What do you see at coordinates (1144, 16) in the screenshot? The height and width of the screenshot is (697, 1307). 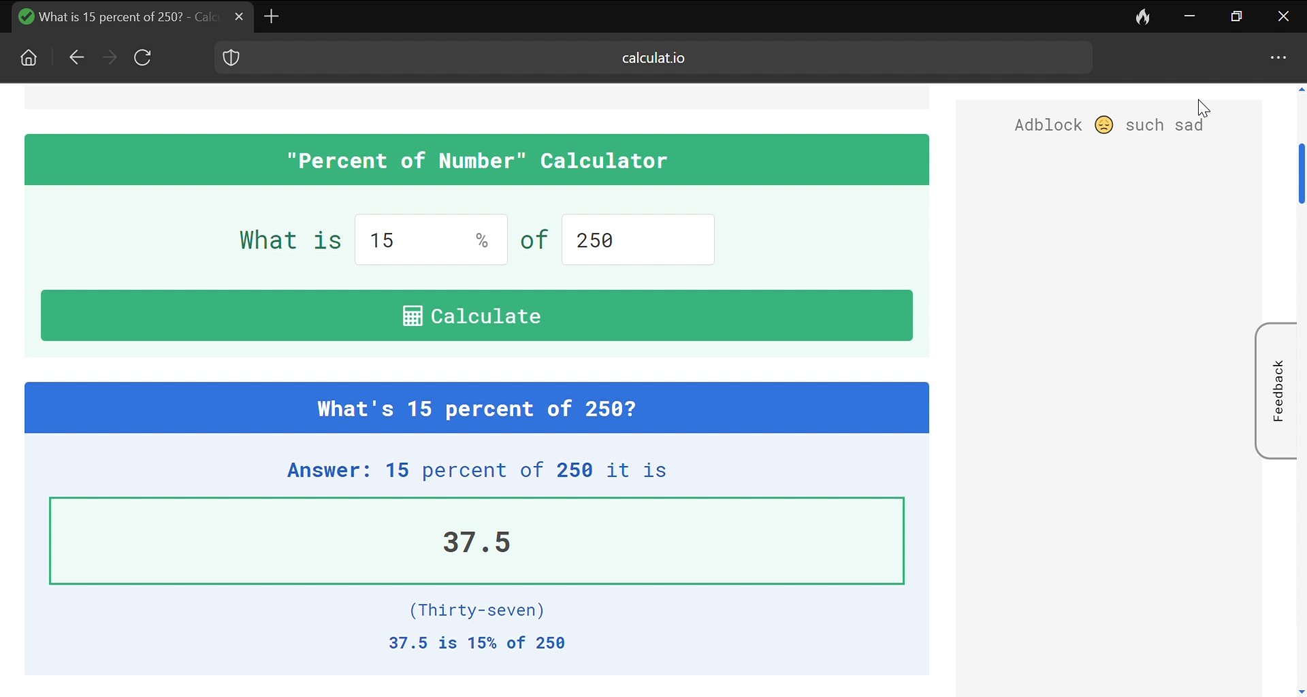 I see `Leave no trace` at bounding box center [1144, 16].